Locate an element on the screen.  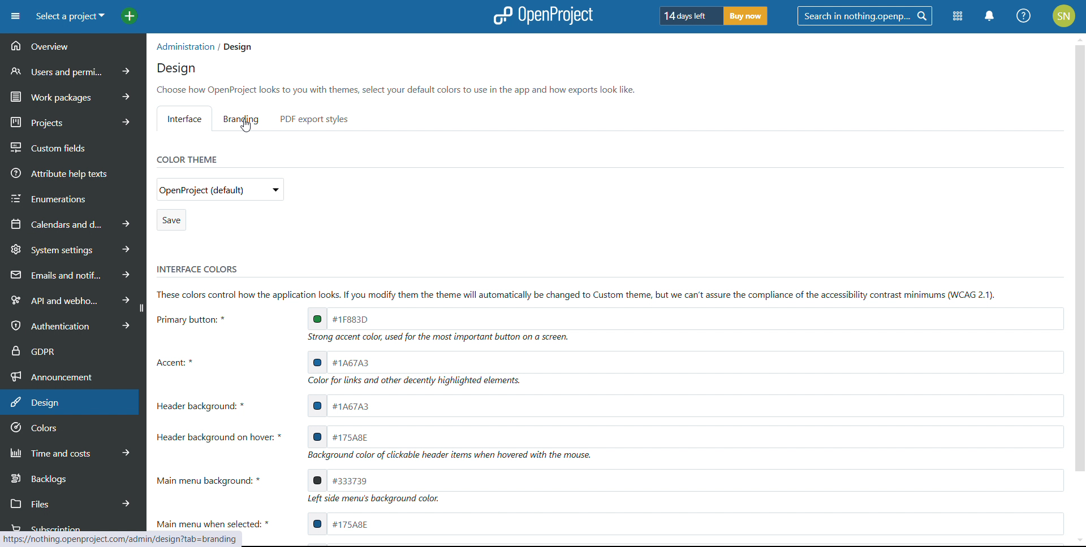
system settings is located at coordinates (72, 249).